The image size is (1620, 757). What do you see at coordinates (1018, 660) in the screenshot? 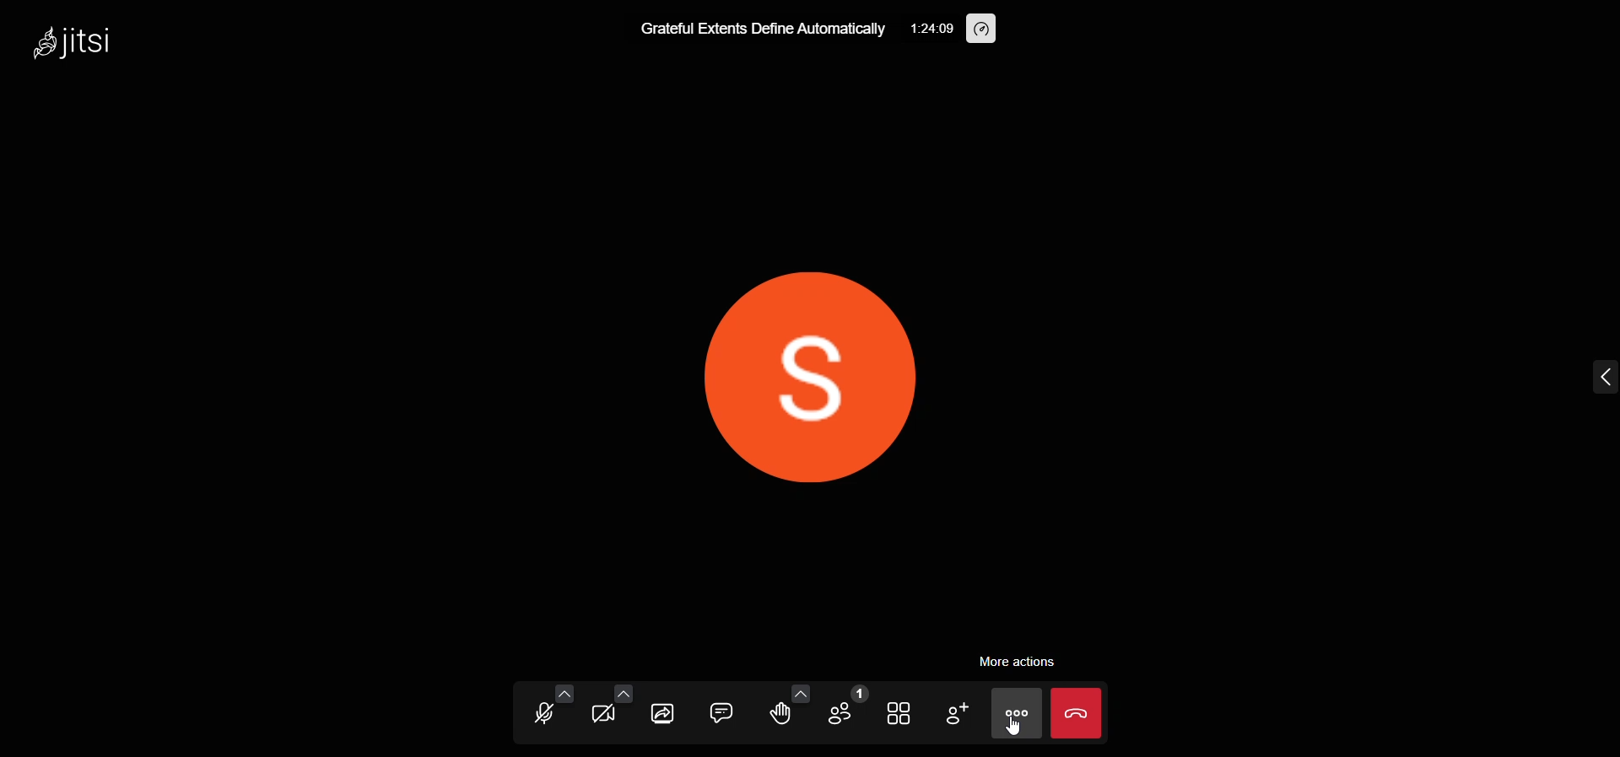
I see `more actions` at bounding box center [1018, 660].